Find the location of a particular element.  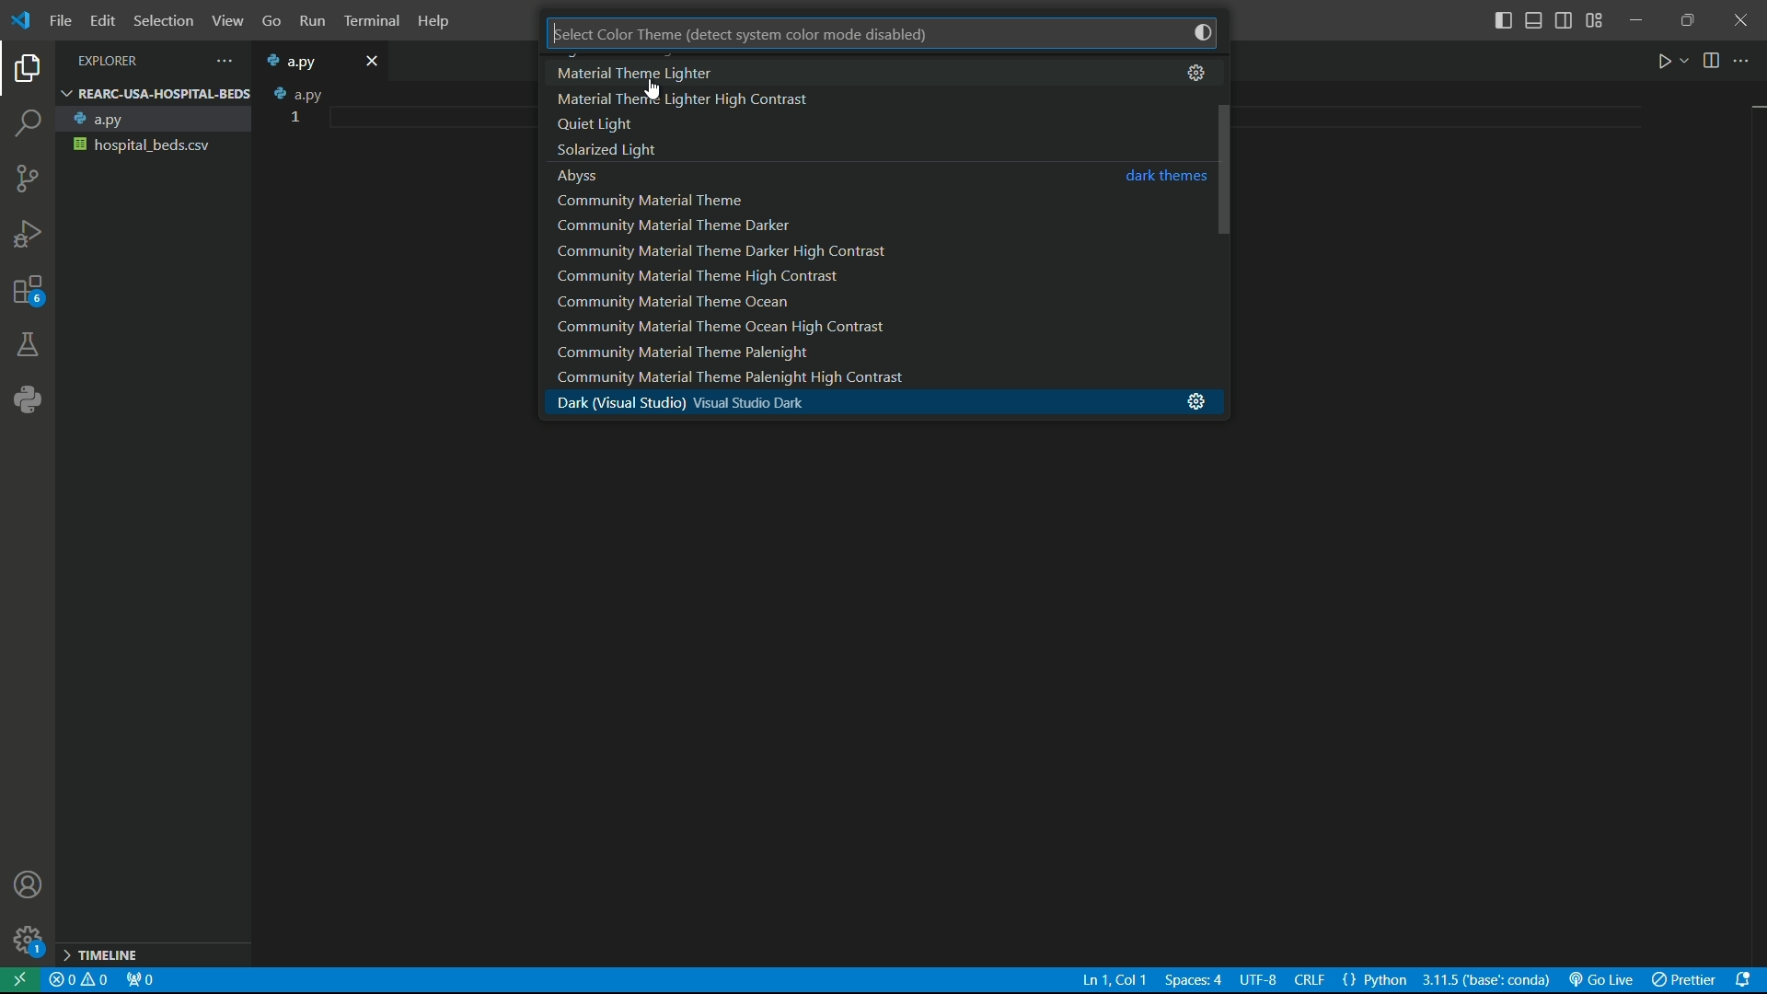

dark theme: is located at coordinates (1165, 177).